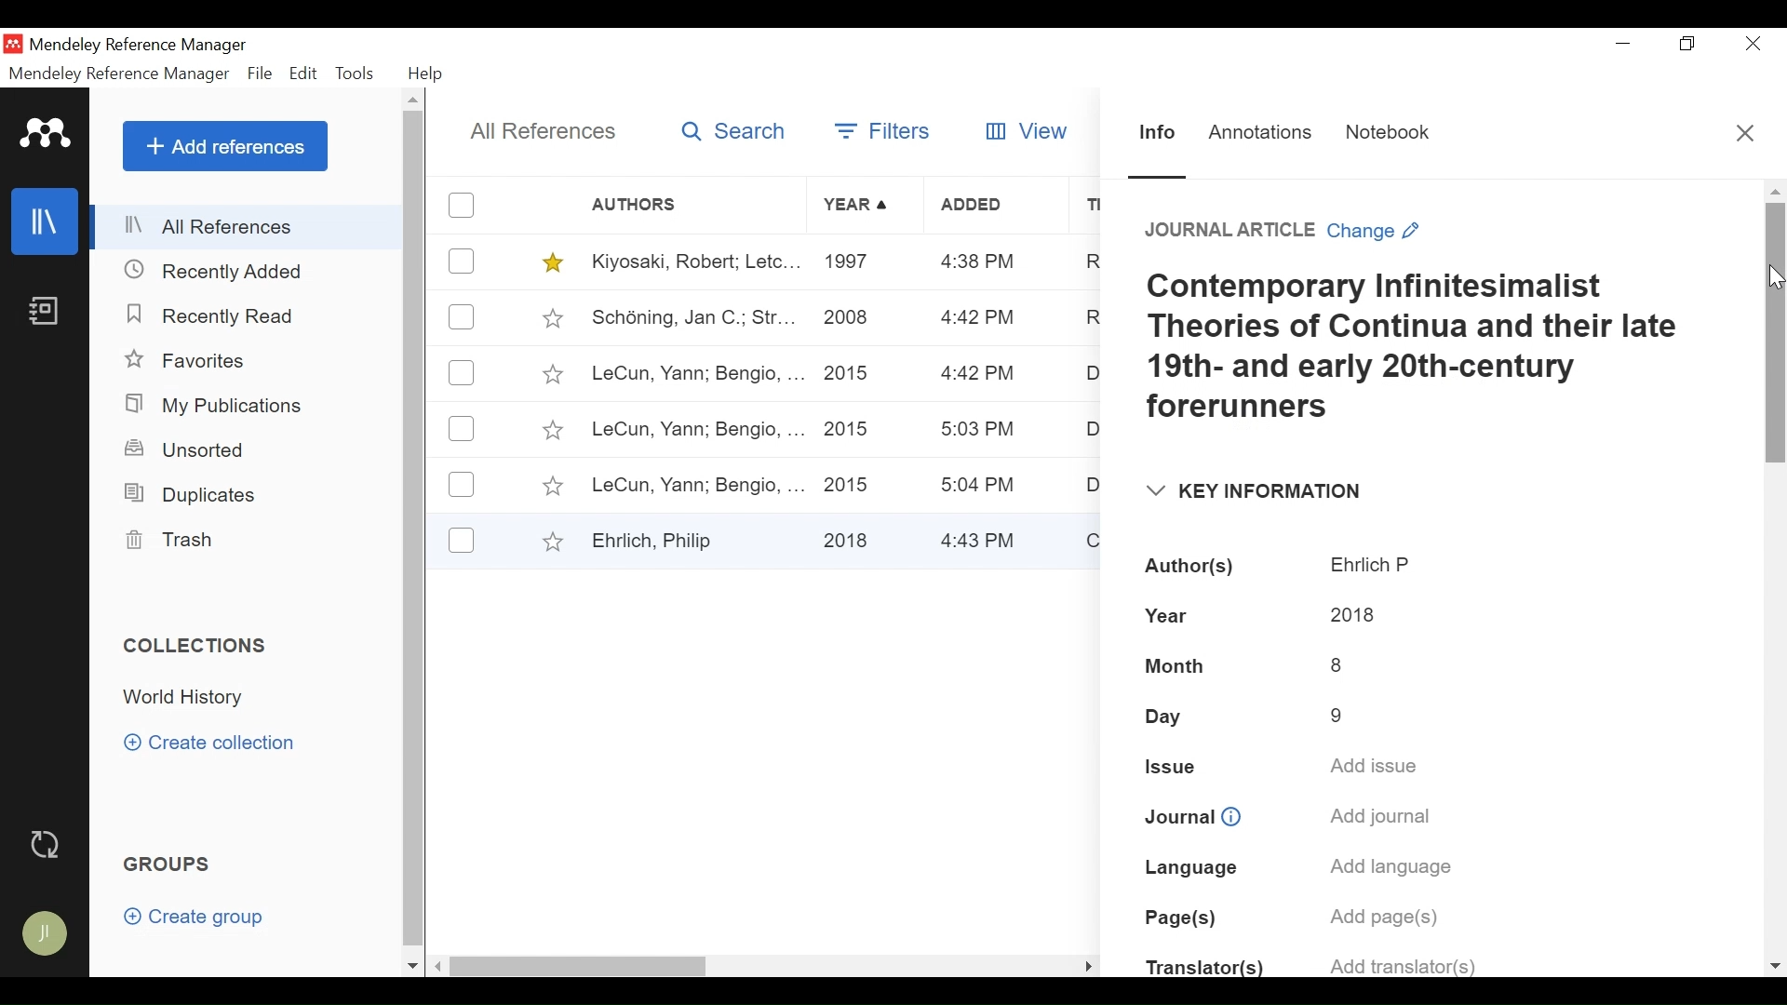  Describe the element at coordinates (1381, 819) in the screenshot. I see `Add journal` at that location.